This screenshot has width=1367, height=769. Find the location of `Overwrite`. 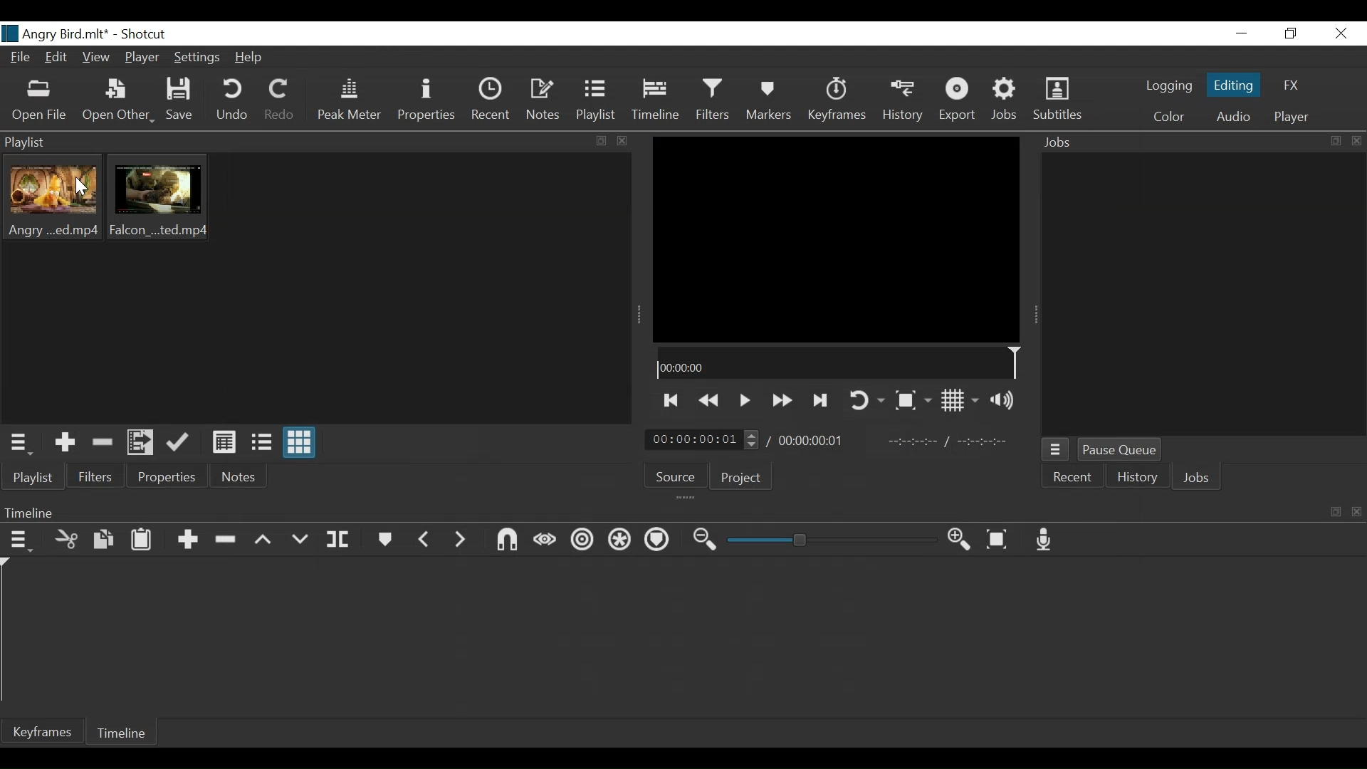

Overwrite is located at coordinates (300, 539).